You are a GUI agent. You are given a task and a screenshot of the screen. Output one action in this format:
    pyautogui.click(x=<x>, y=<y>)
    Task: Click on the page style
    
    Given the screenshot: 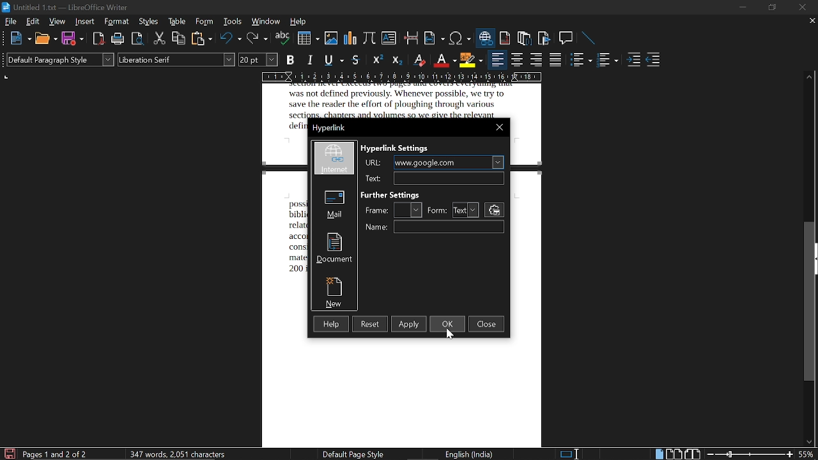 What is the action you would take?
    pyautogui.click(x=348, y=454)
    